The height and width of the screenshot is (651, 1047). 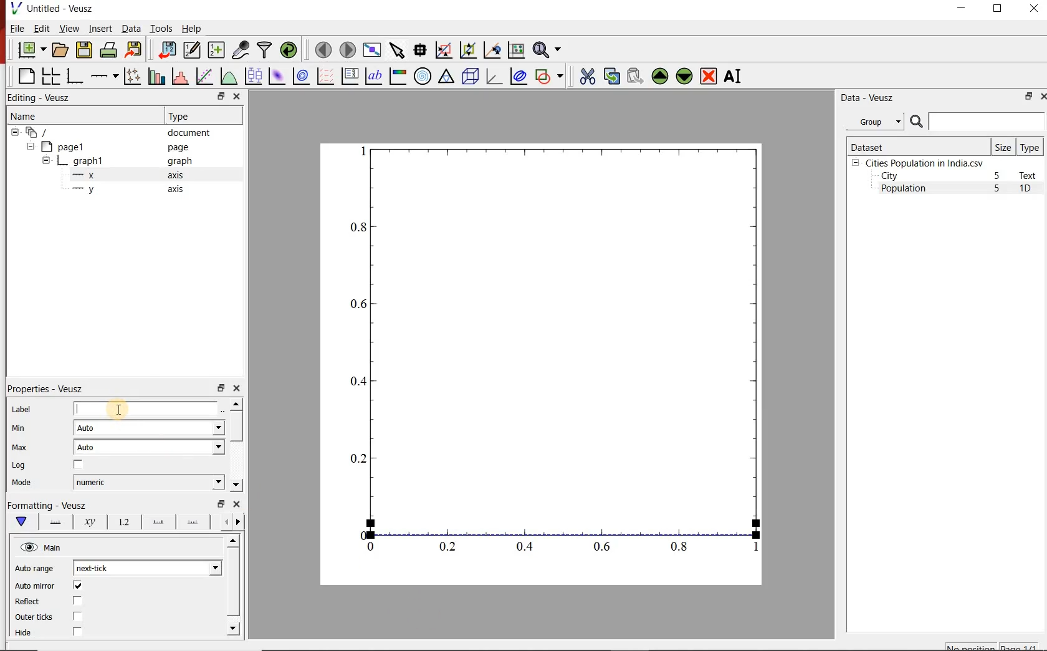 What do you see at coordinates (204, 75) in the screenshot?
I see `fit a function to data` at bounding box center [204, 75].